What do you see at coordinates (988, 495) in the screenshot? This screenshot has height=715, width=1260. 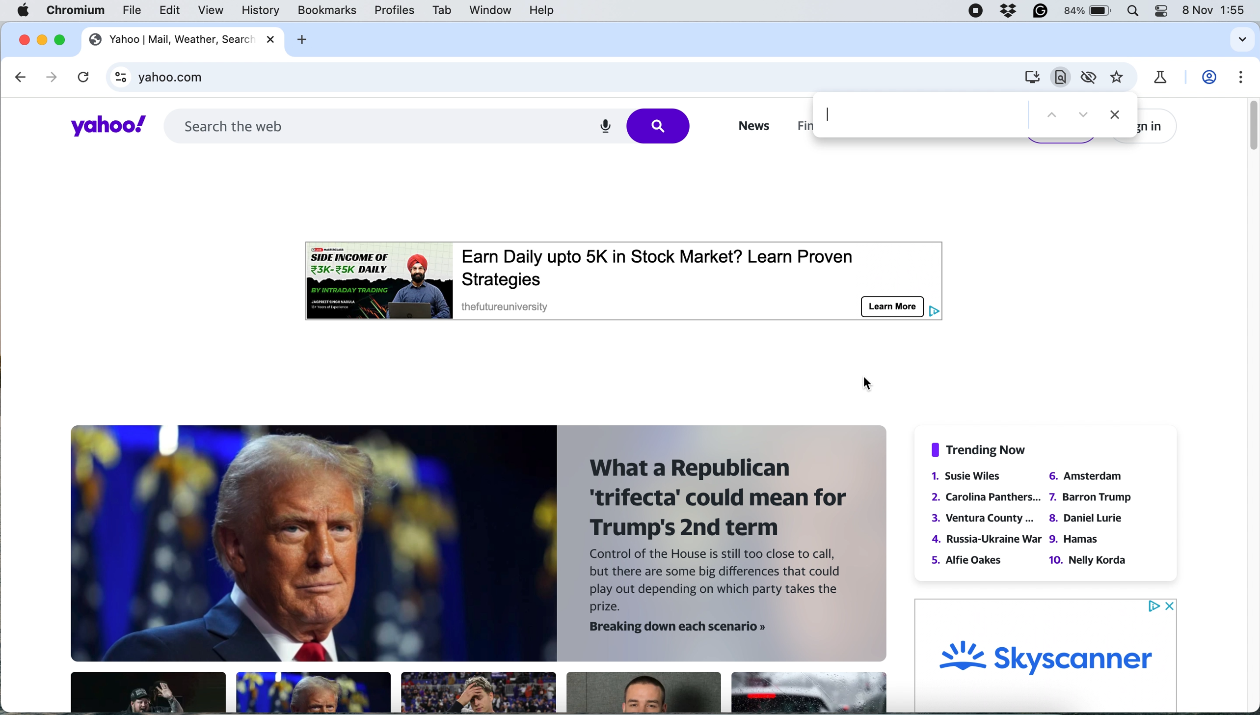 I see `Caroline` at bounding box center [988, 495].